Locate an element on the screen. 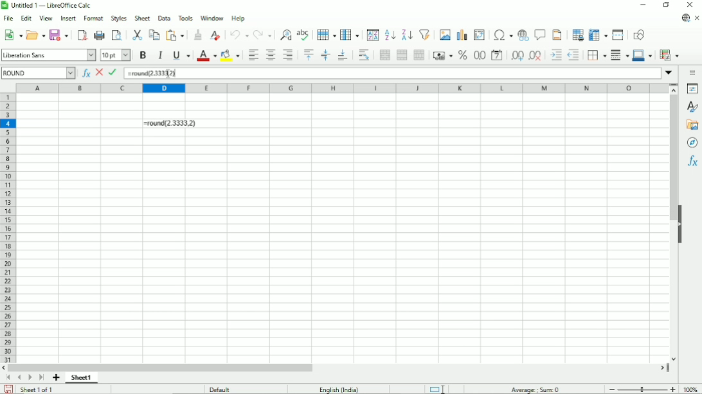 This screenshot has height=394, width=702. Sheet 1 of 1 is located at coordinates (37, 389).